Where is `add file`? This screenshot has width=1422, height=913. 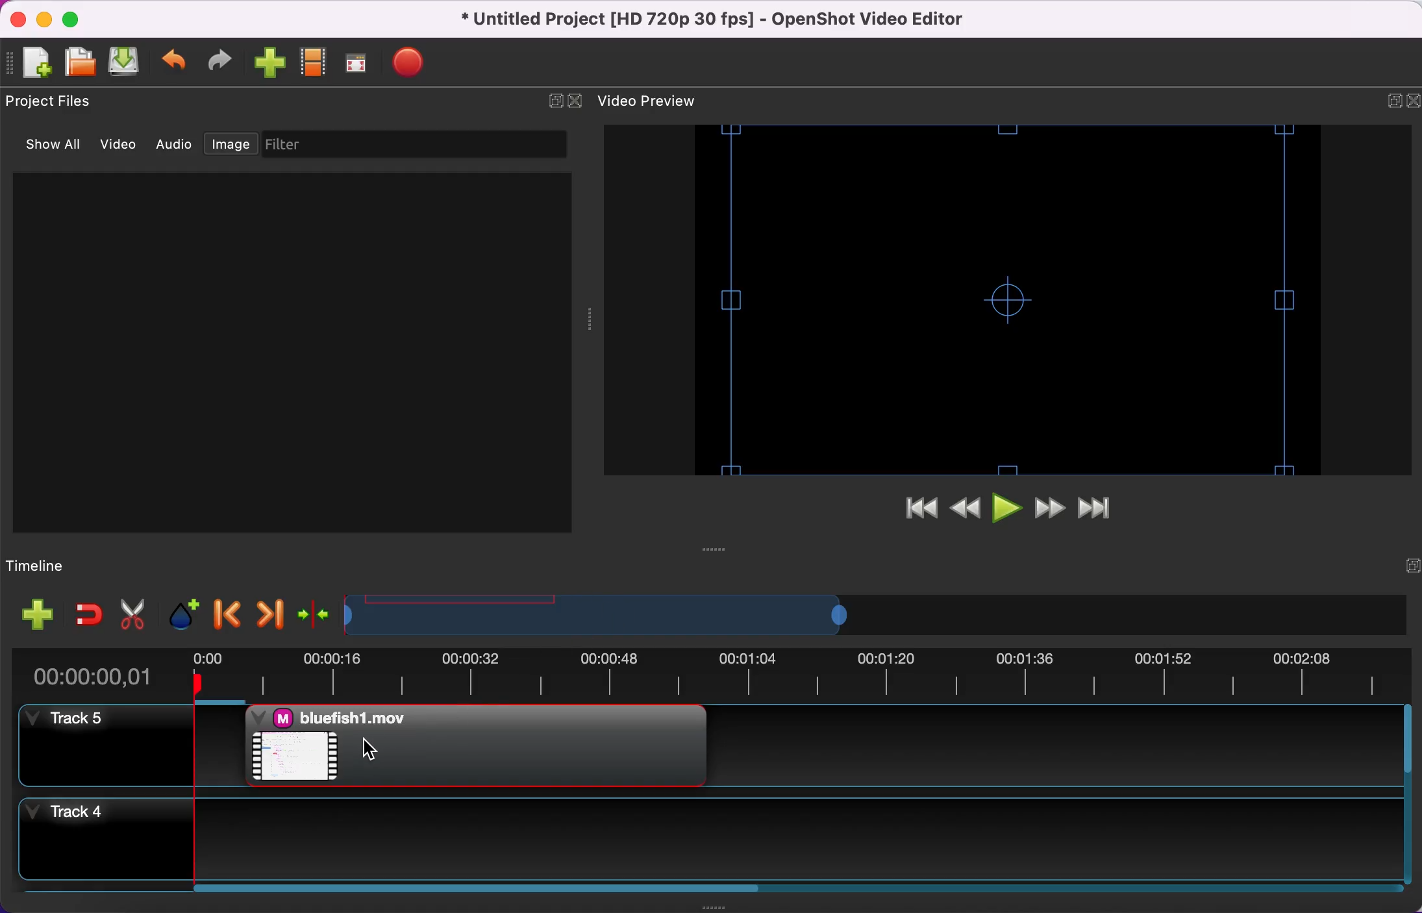
add file is located at coordinates (34, 64).